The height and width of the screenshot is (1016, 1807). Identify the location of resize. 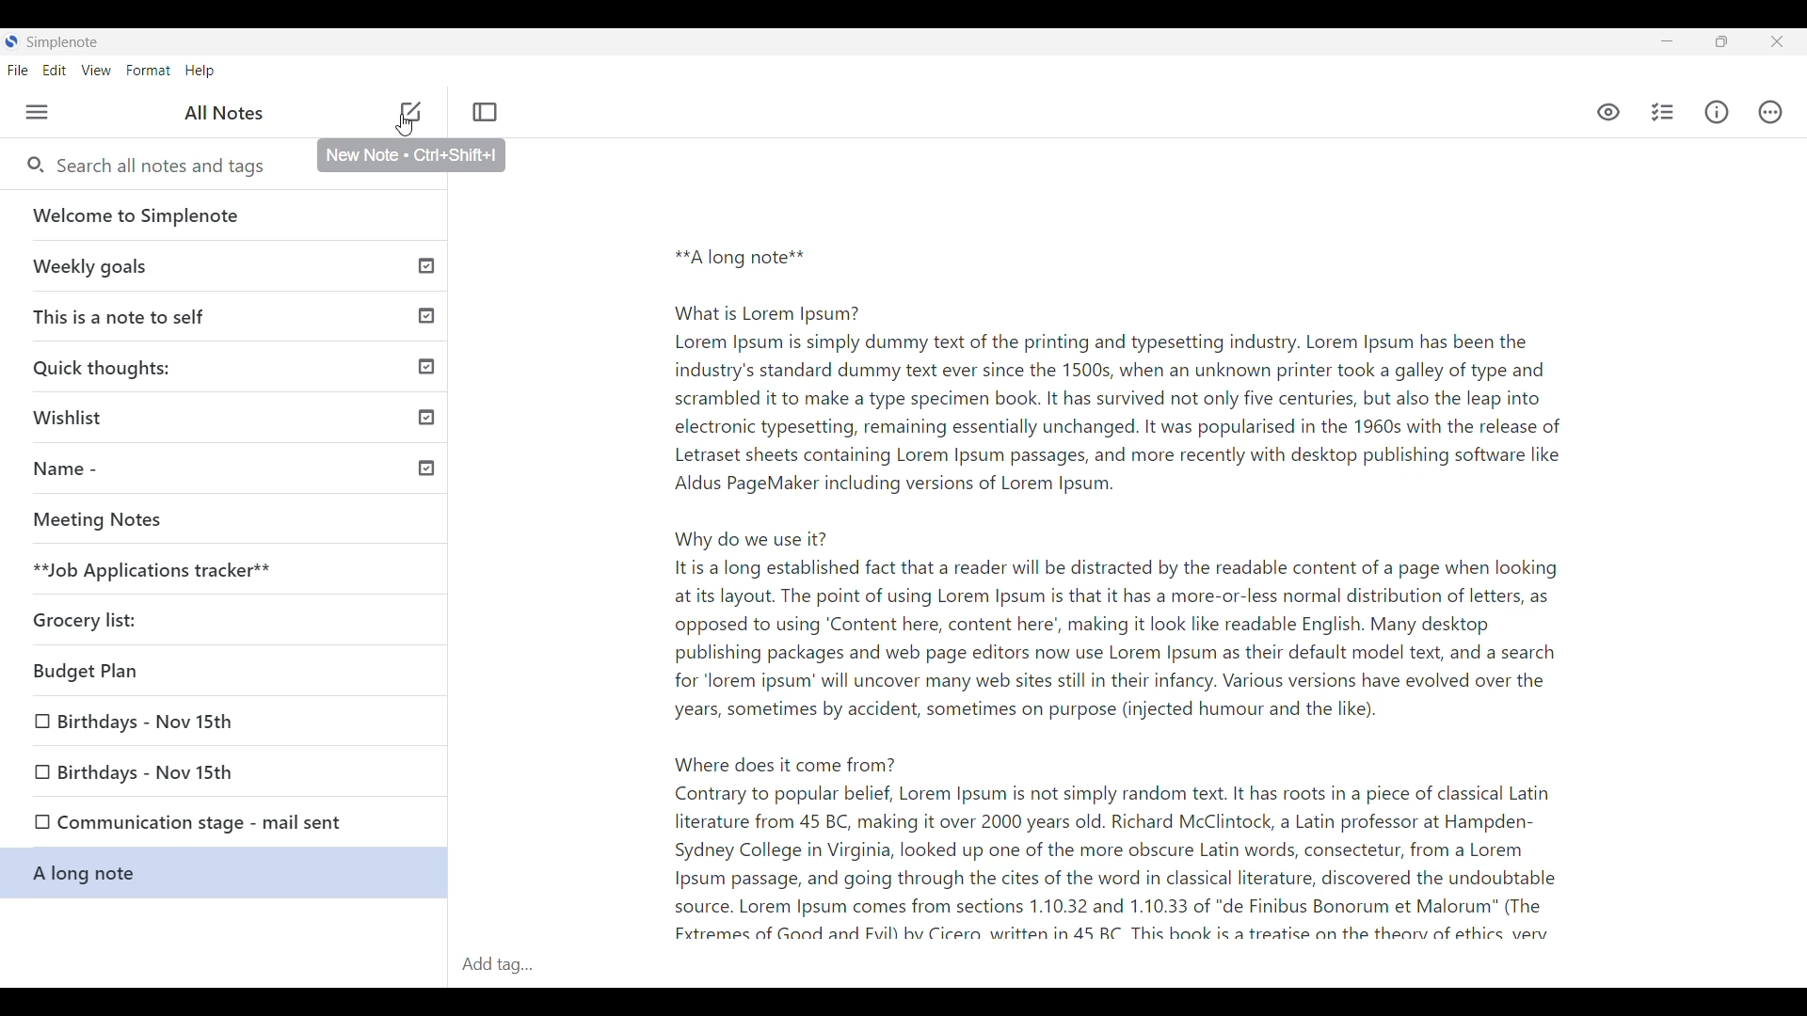
(1722, 41).